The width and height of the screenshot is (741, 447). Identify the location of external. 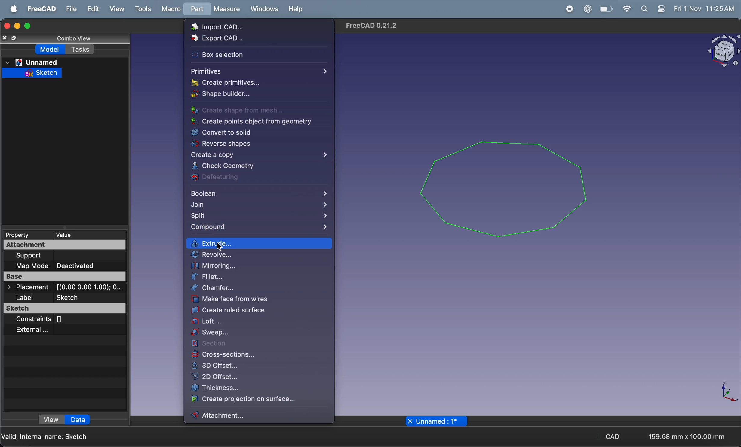
(46, 331).